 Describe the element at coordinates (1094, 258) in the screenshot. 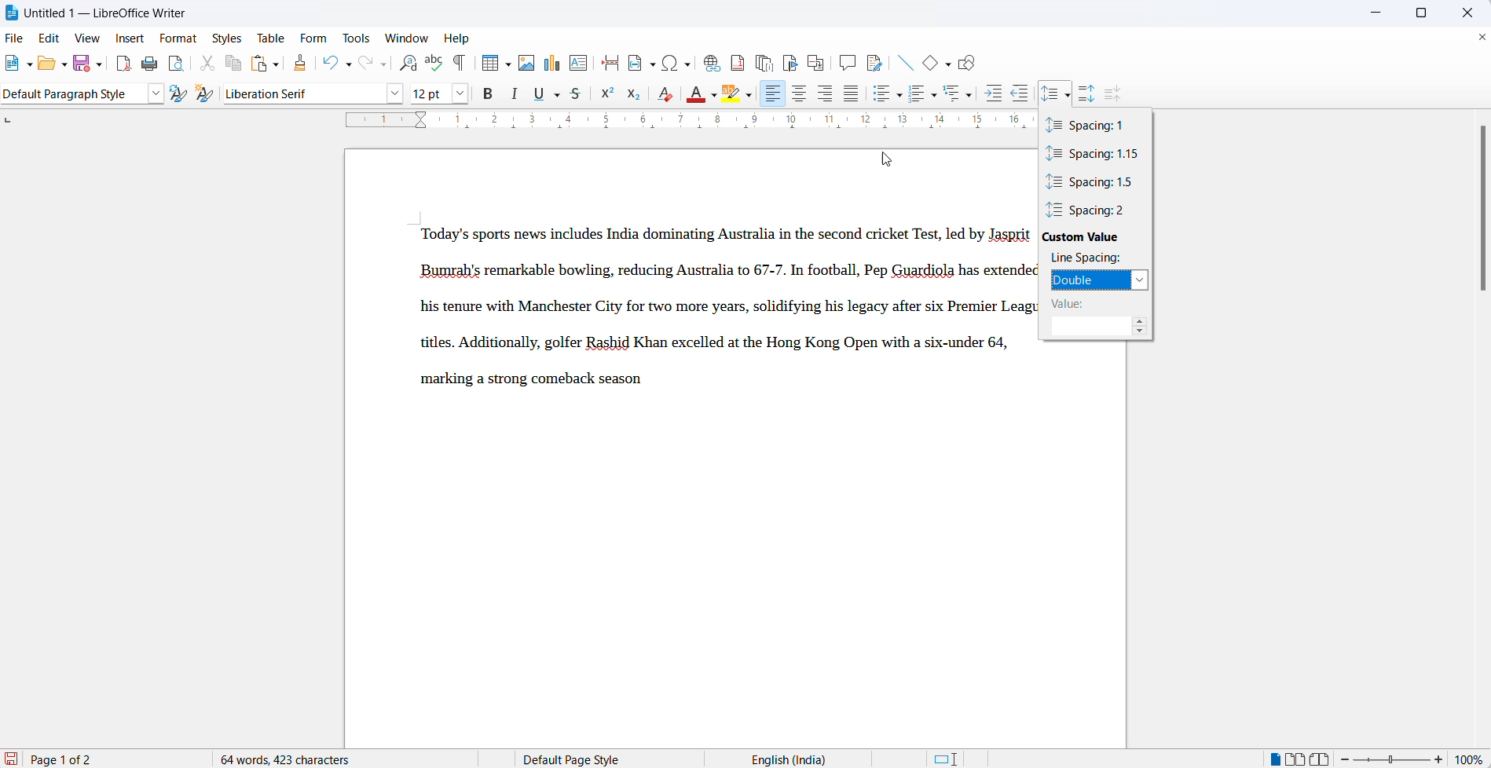

I see `line spacing` at that location.